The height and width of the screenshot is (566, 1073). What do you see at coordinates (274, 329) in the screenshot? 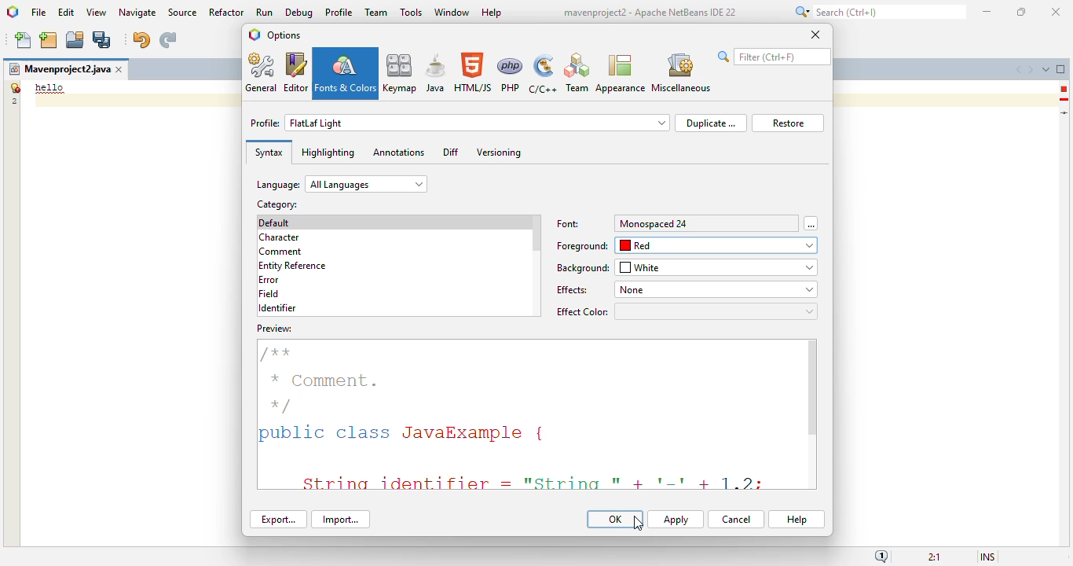
I see `preview` at bounding box center [274, 329].